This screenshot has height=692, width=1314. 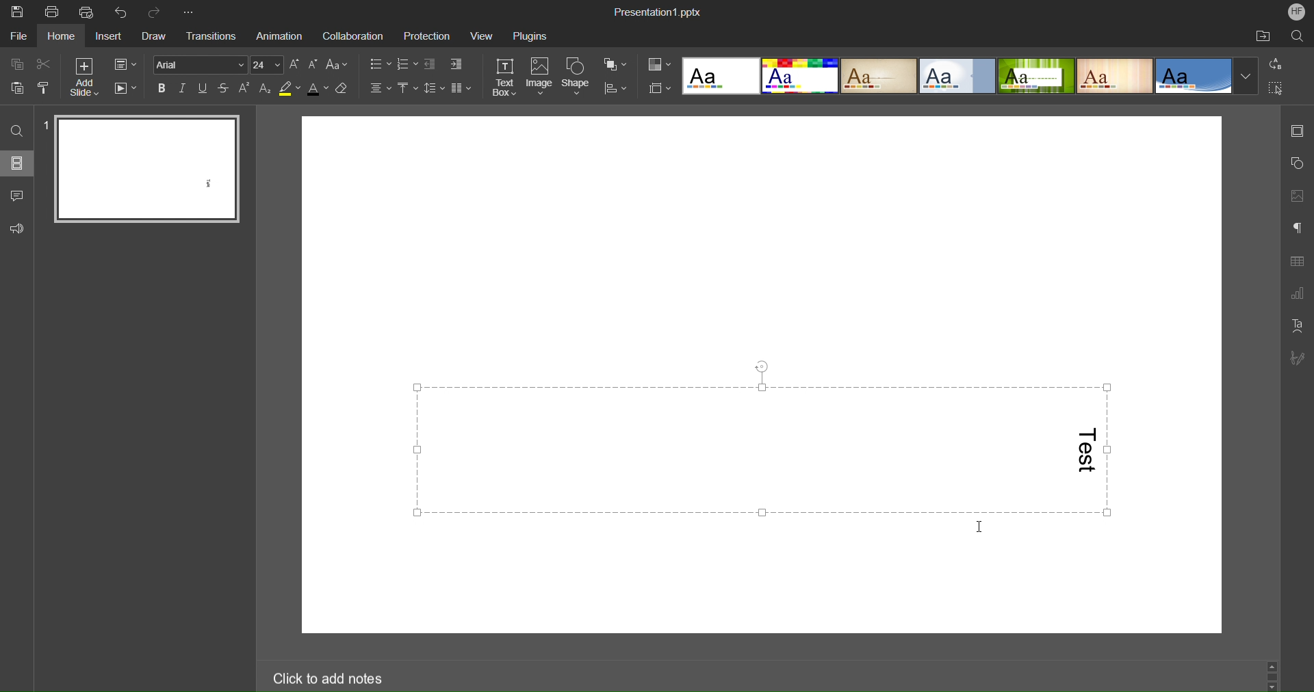 I want to click on Font, so click(x=201, y=64).